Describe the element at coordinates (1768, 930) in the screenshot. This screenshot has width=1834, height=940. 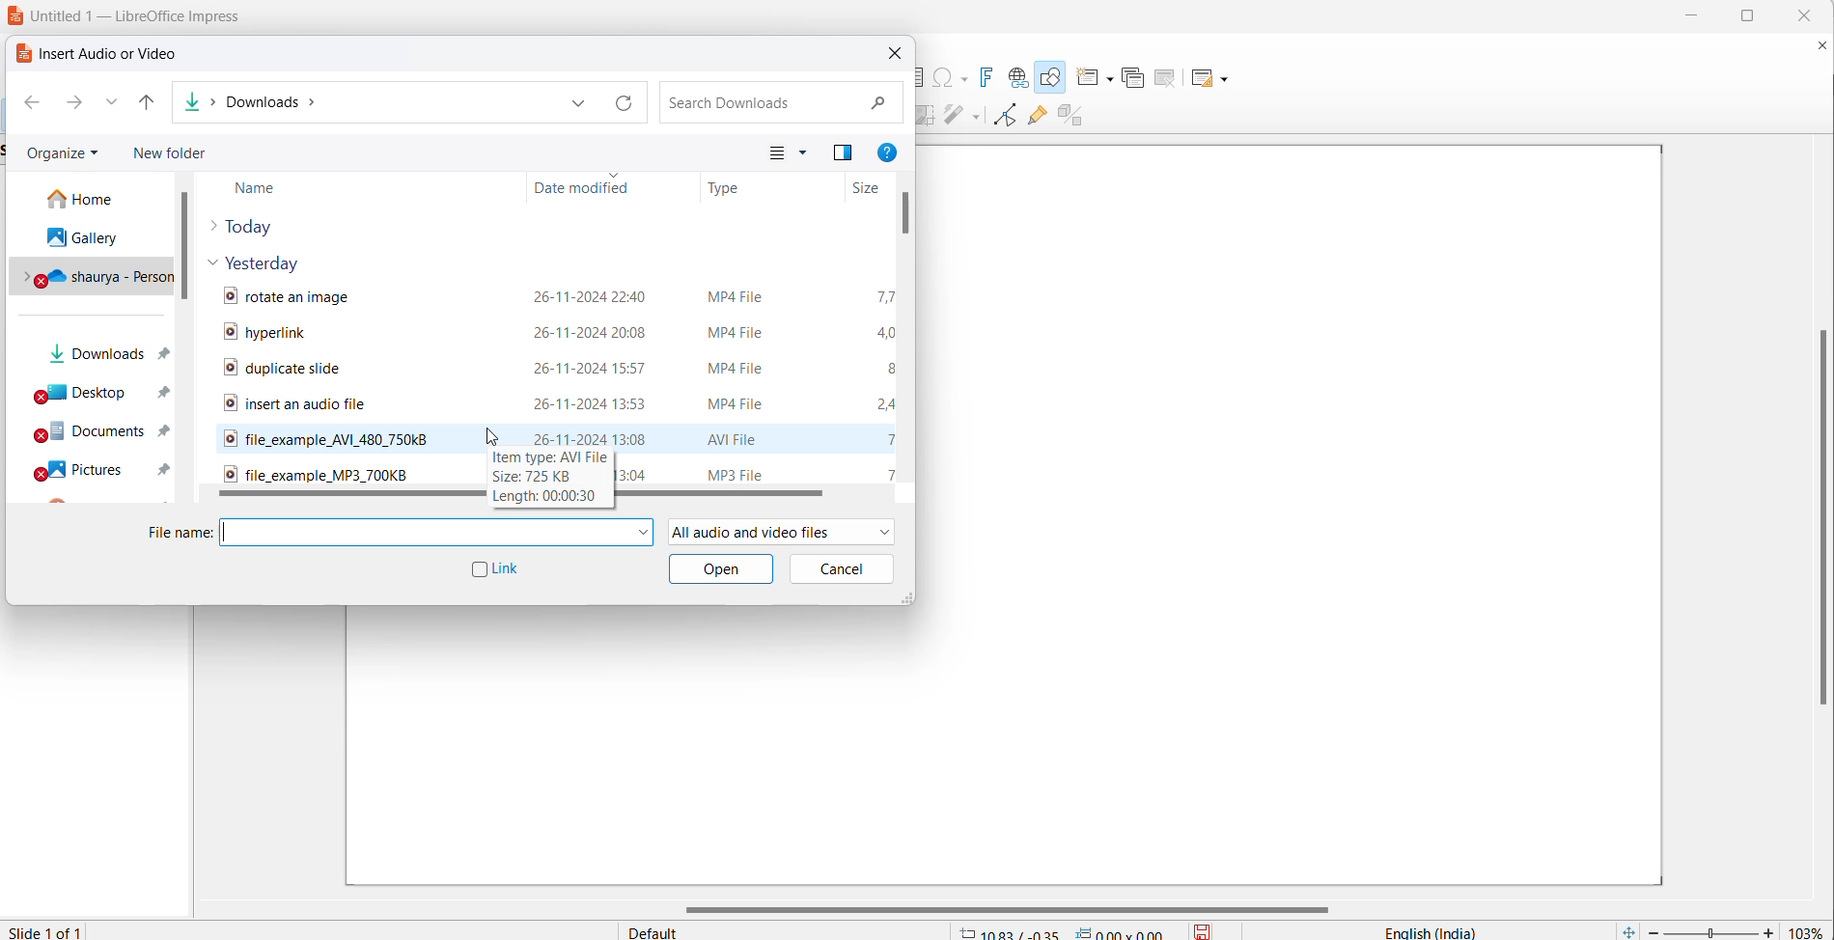
I see `increase zoom` at that location.